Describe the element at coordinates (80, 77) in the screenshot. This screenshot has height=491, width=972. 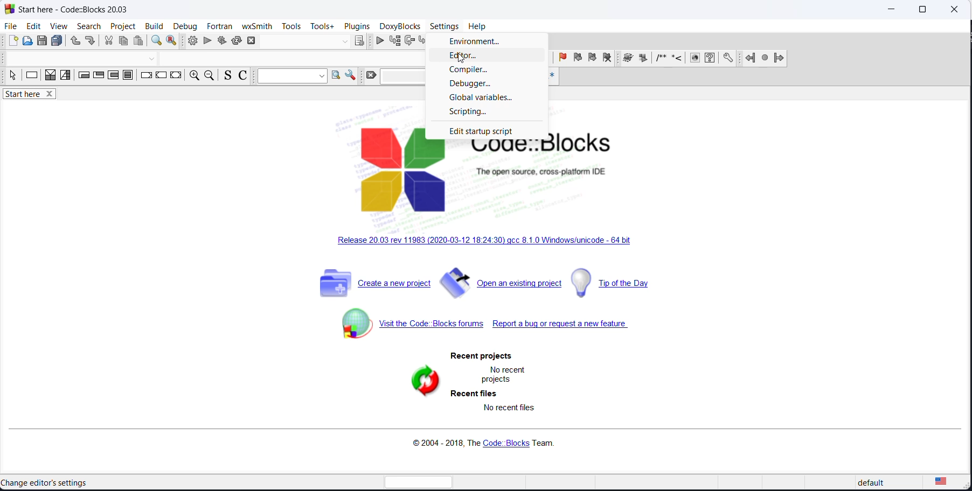
I see `entry condition loop` at that location.